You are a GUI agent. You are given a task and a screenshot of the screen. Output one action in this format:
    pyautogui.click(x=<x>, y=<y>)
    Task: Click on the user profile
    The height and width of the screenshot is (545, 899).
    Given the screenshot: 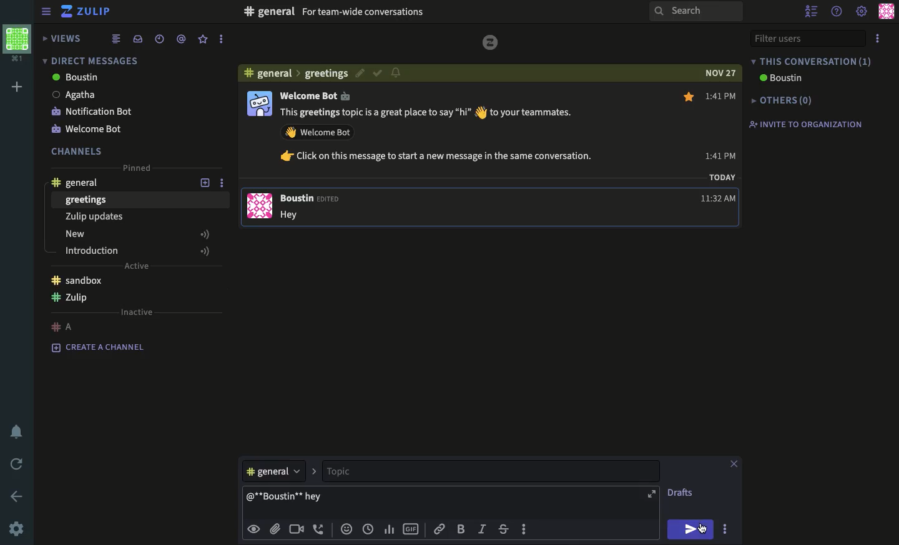 What is the action you would take?
    pyautogui.click(x=259, y=153)
    